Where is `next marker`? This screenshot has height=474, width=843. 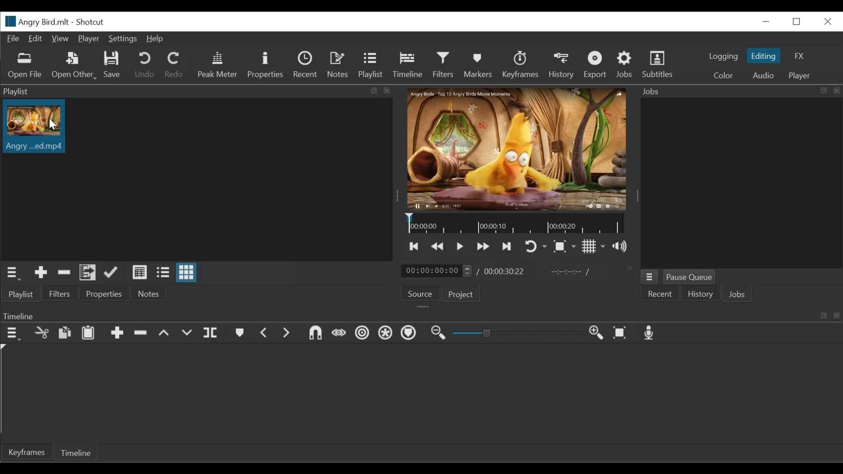
next marker is located at coordinates (286, 333).